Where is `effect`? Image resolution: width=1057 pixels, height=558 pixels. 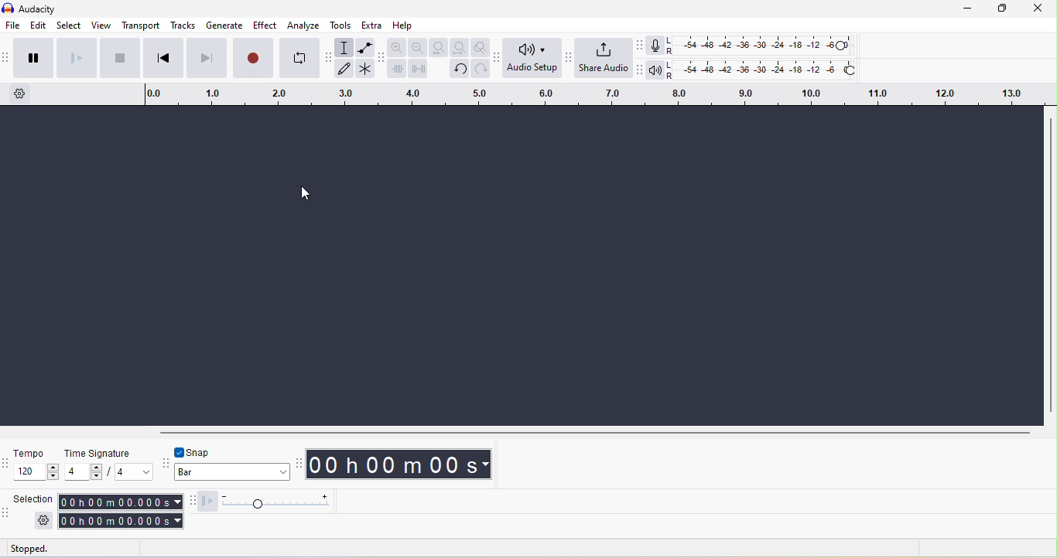 effect is located at coordinates (265, 26).